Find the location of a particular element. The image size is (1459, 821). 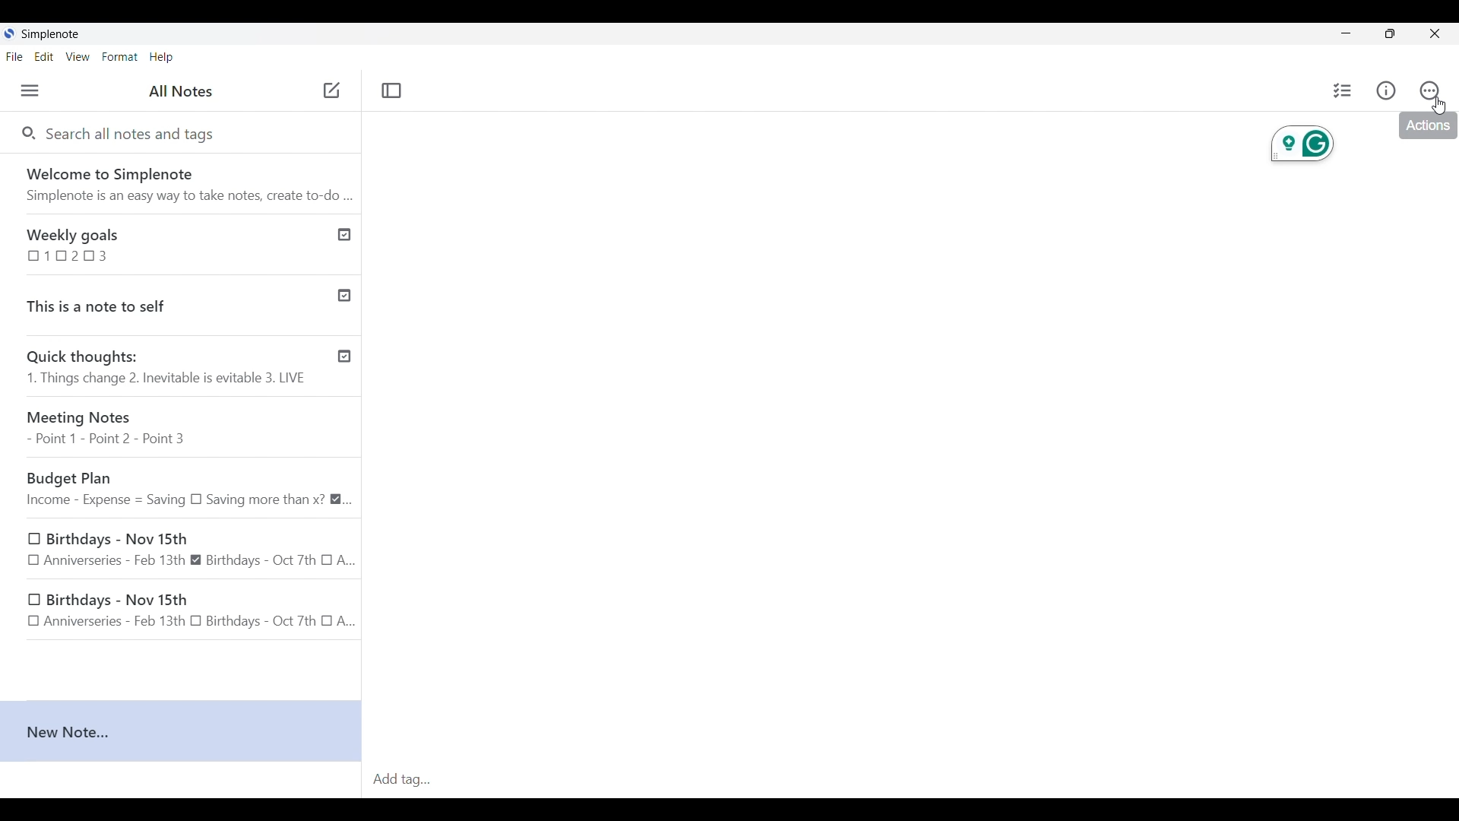

View menu is located at coordinates (78, 57).